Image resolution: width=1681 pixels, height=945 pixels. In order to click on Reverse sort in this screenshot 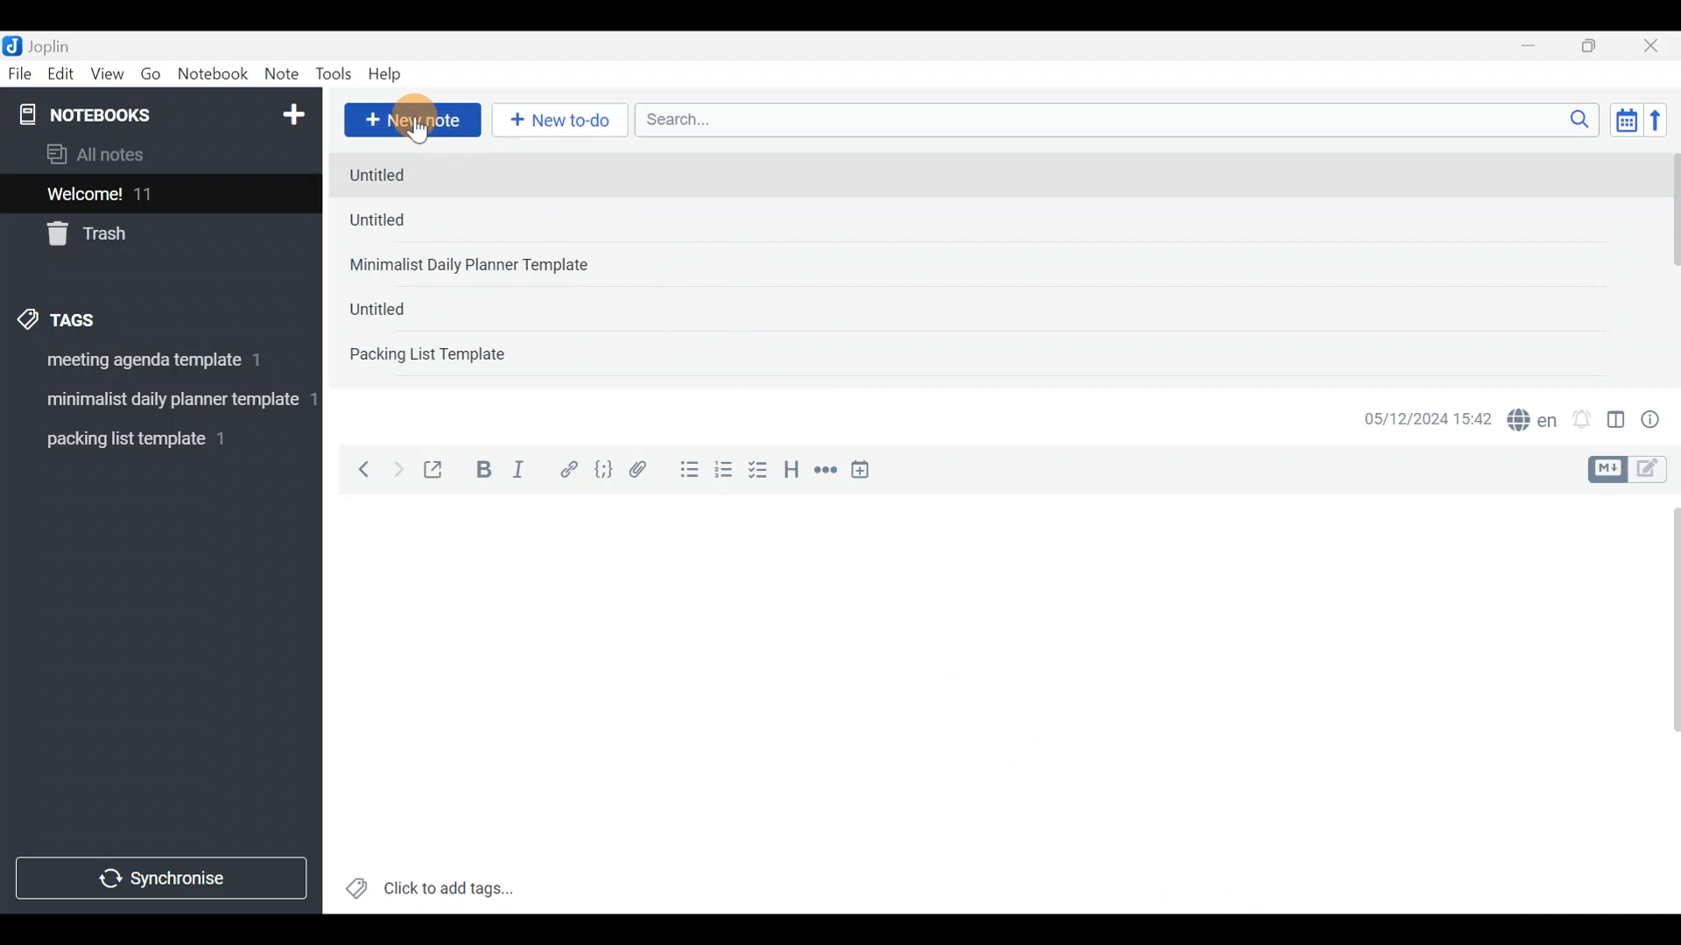, I will do `click(1664, 125)`.